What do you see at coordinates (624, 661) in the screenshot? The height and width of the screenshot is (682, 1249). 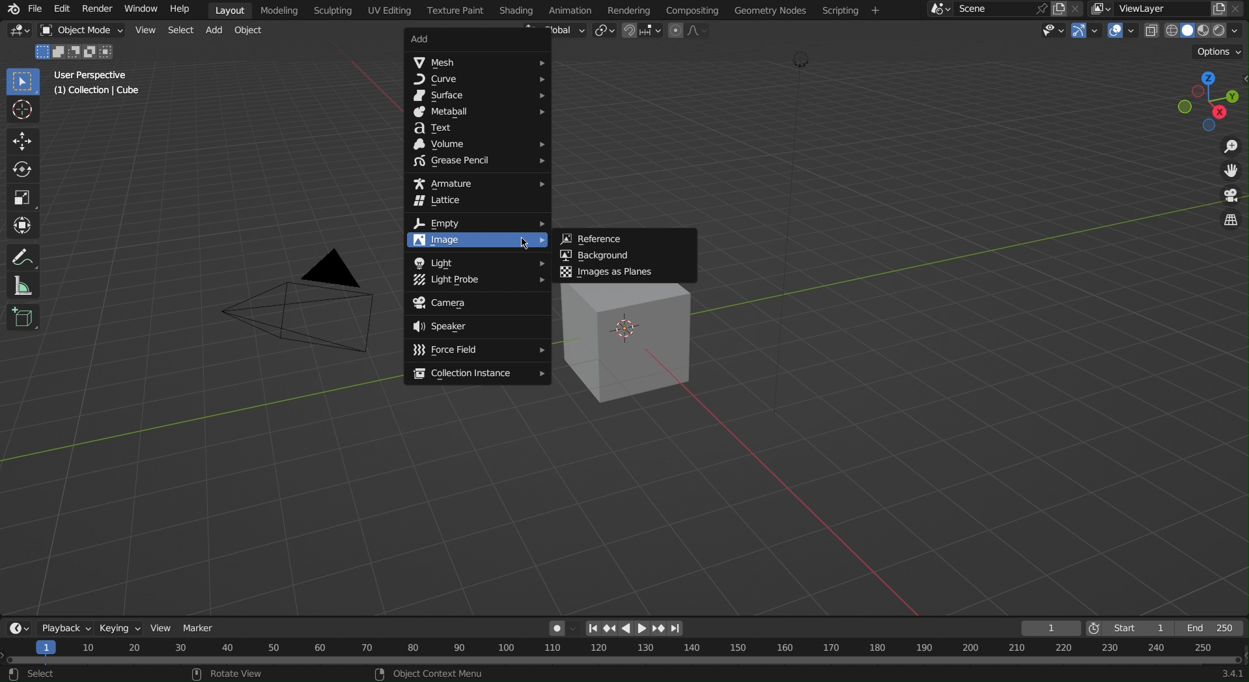 I see `Timeline` at bounding box center [624, 661].